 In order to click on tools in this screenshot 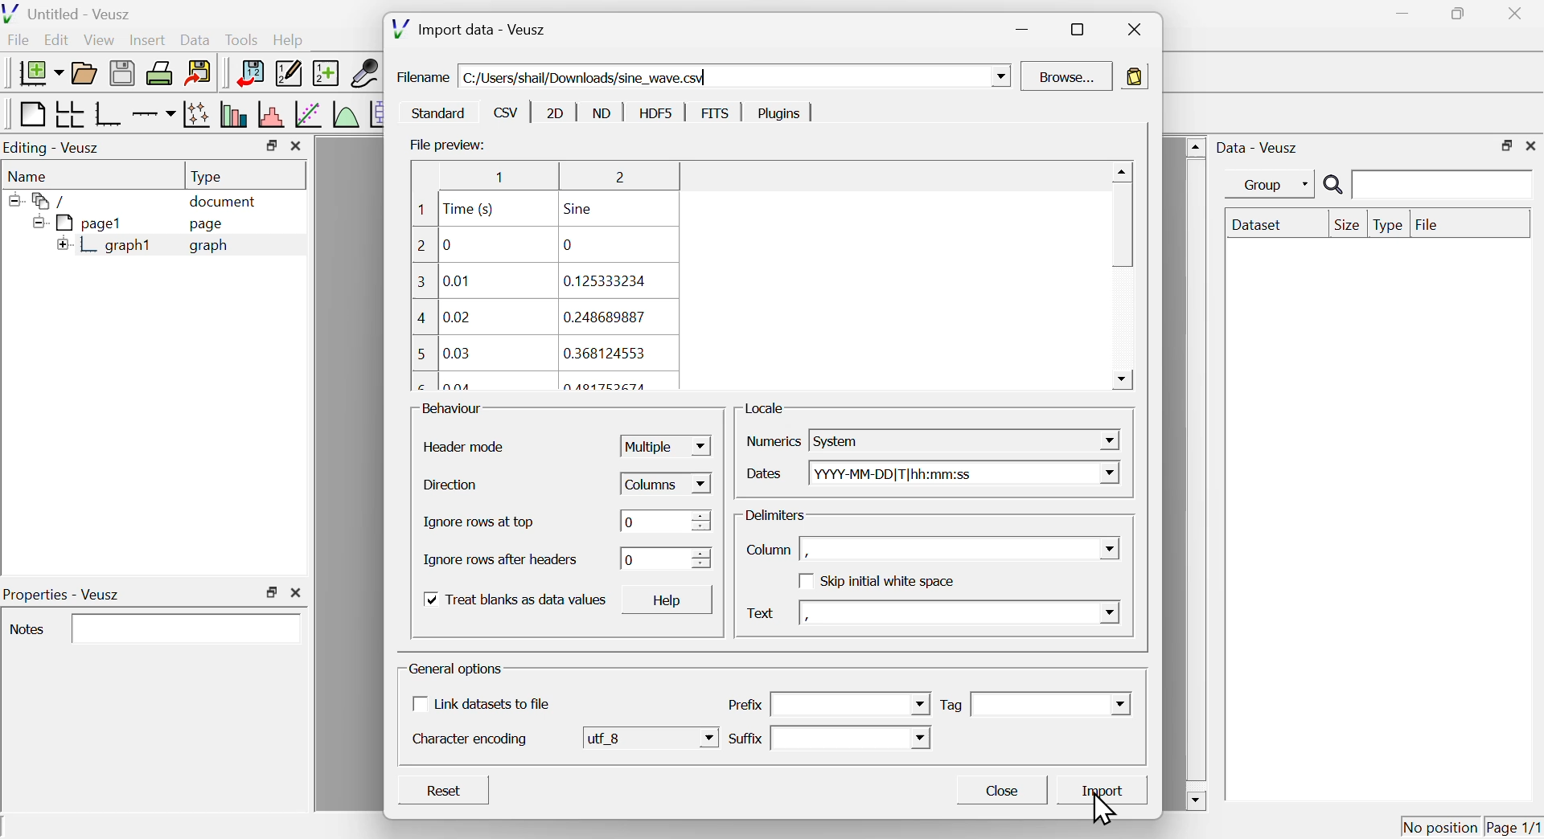, I will do `click(243, 39)`.